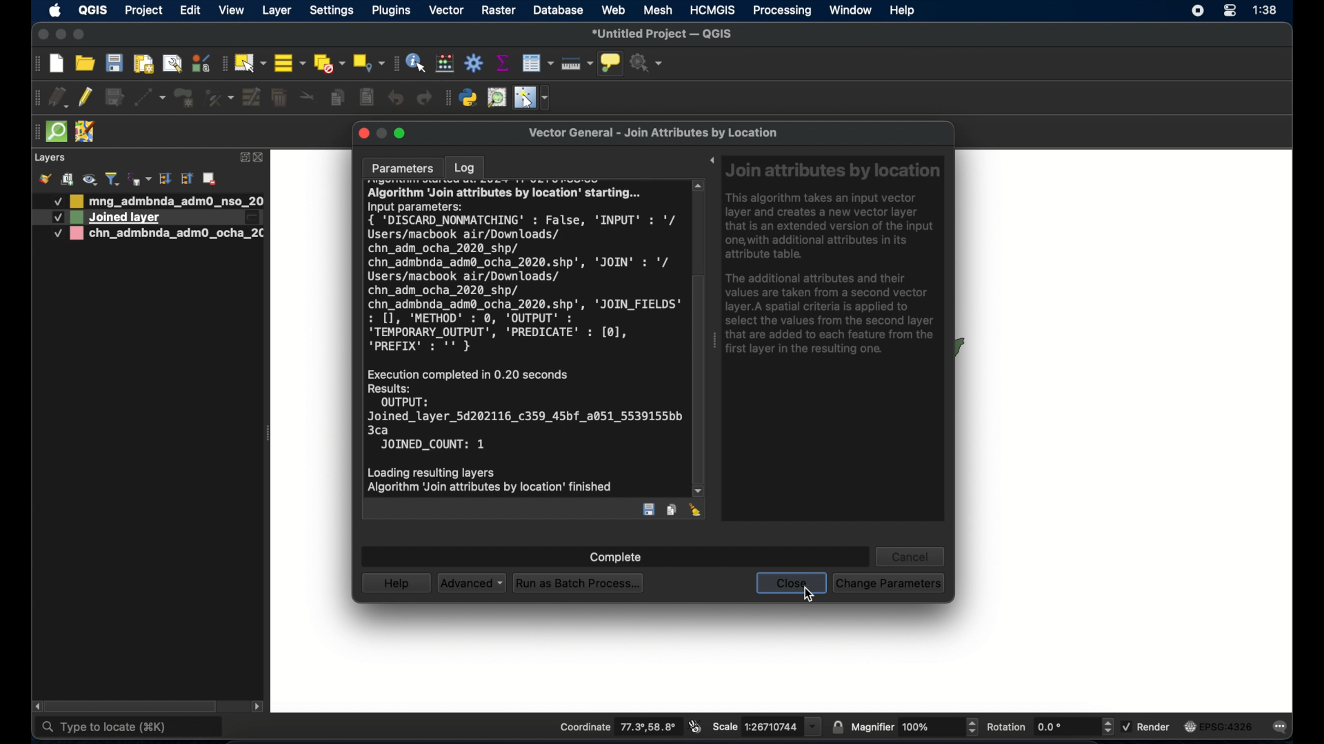  Describe the element at coordinates (1267, 11) in the screenshot. I see `time` at that location.